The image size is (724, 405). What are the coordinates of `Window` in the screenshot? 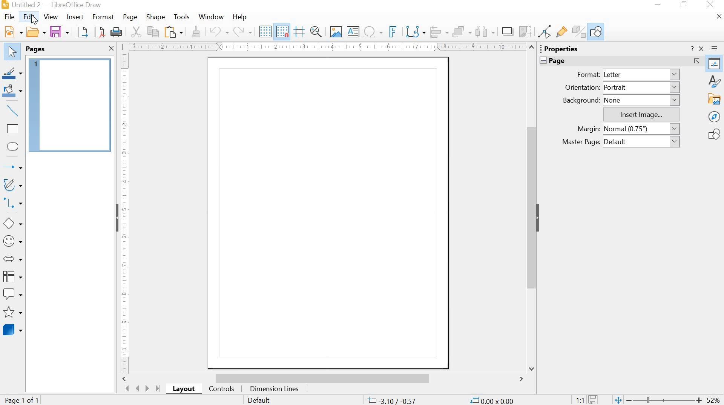 It's located at (211, 17).